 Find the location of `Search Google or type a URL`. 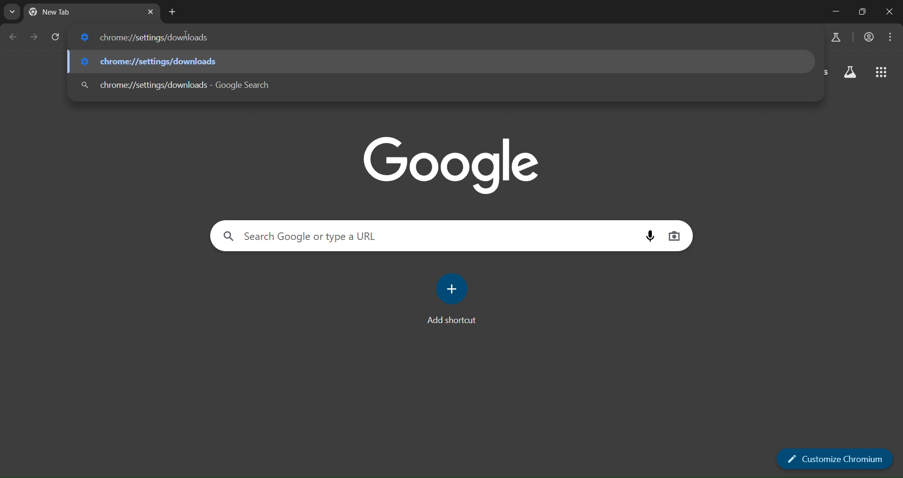

Search Google or type a URL is located at coordinates (298, 235).